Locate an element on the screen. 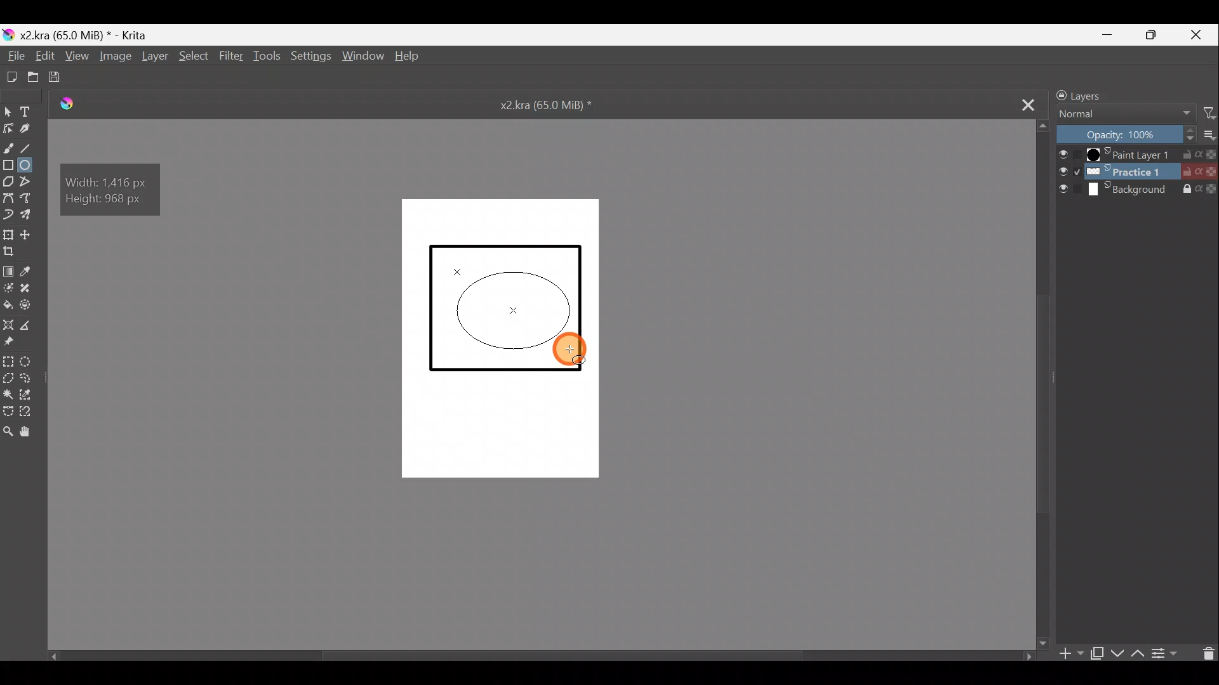  Edit is located at coordinates (47, 57).